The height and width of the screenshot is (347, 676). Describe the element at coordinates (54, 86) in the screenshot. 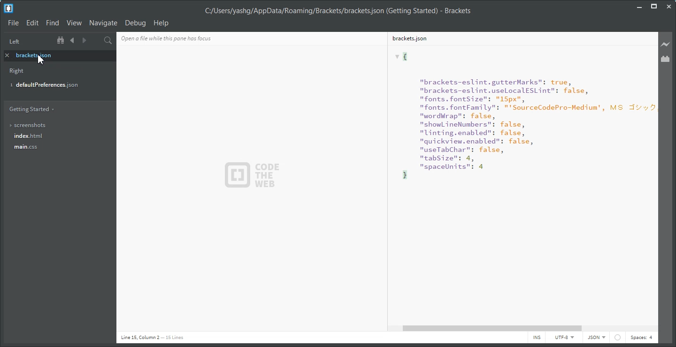

I see `defaultpreferences.json` at that location.